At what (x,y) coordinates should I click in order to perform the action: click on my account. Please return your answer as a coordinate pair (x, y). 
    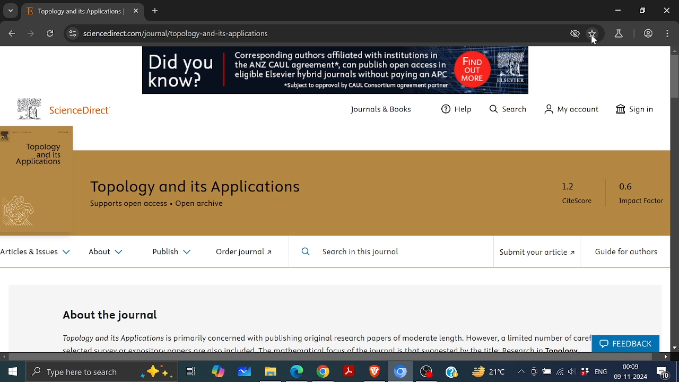
    Looking at the image, I should click on (573, 110).